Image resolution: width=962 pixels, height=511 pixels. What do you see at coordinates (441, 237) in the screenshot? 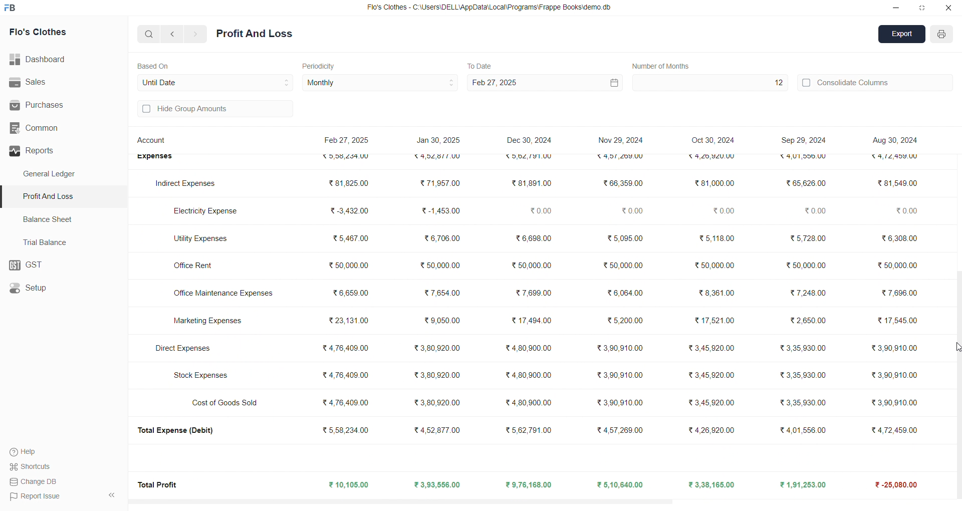
I see `₹6,706.00` at bounding box center [441, 237].